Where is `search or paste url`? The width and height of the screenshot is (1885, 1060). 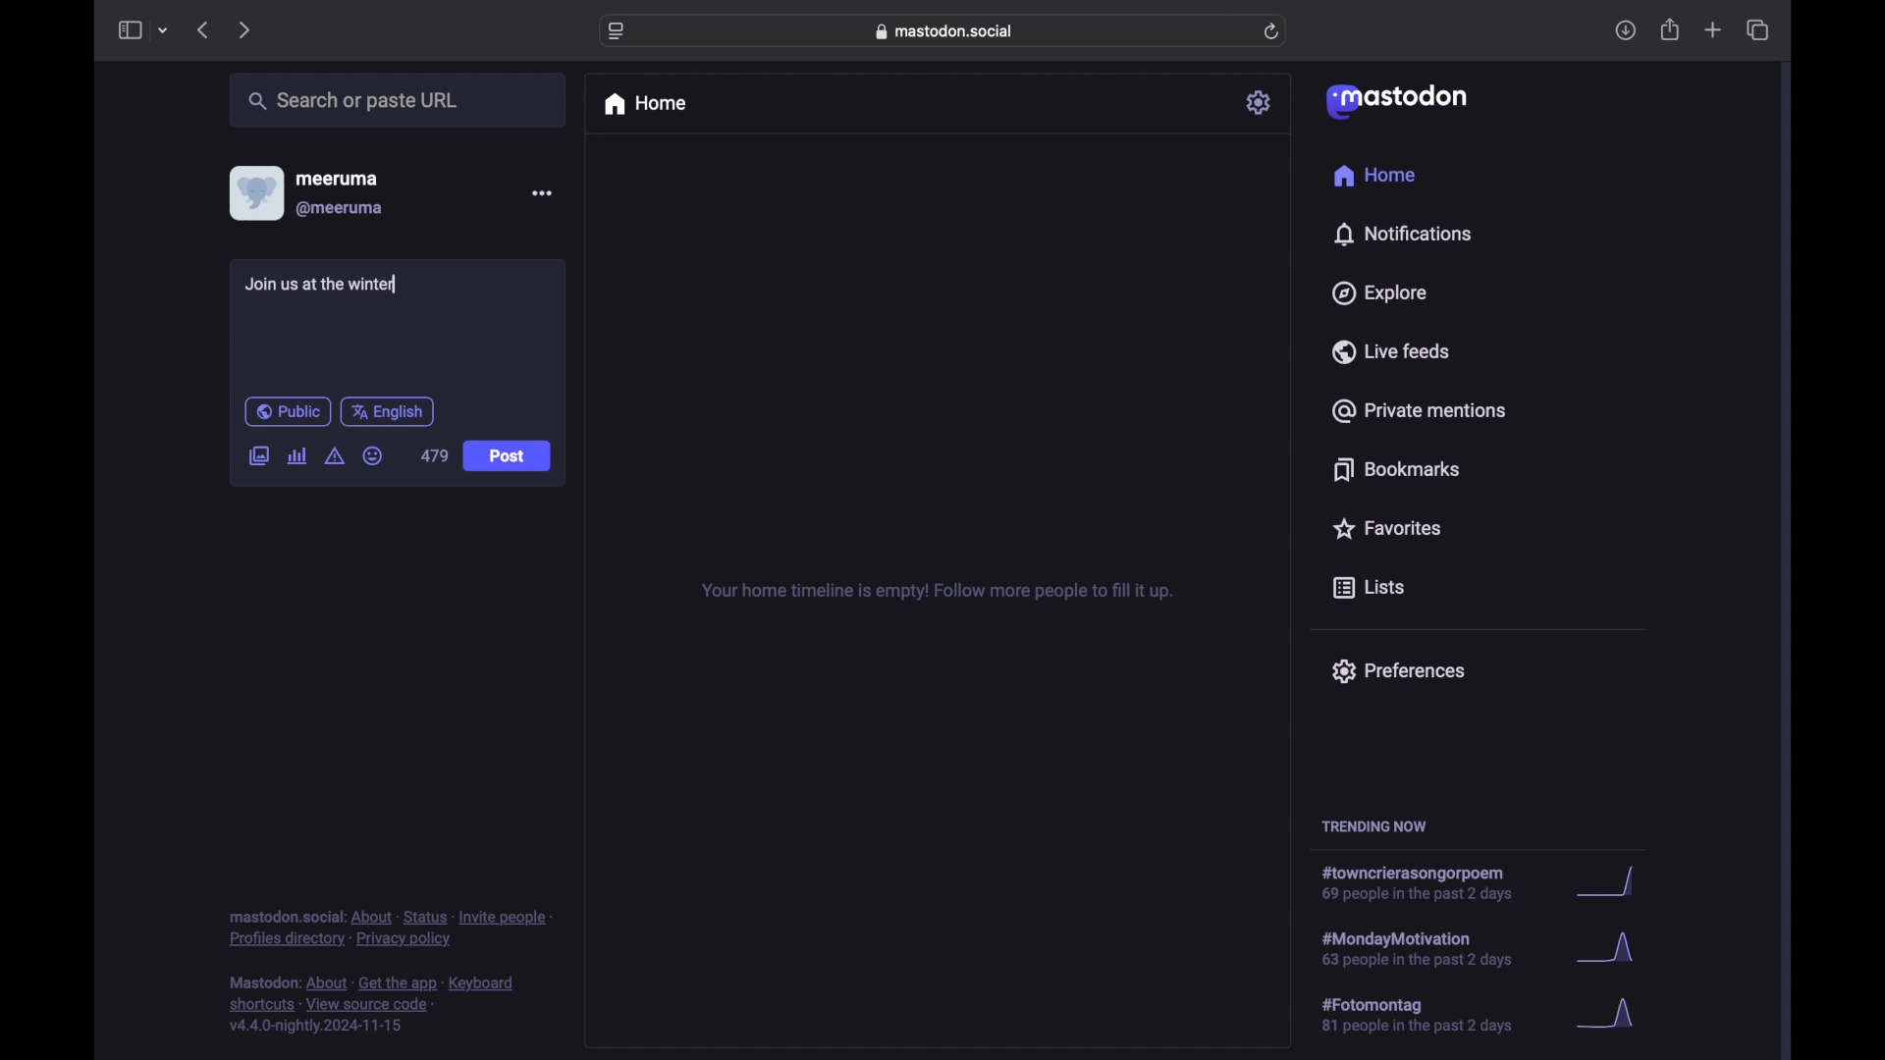
search or paste url is located at coordinates (352, 101).